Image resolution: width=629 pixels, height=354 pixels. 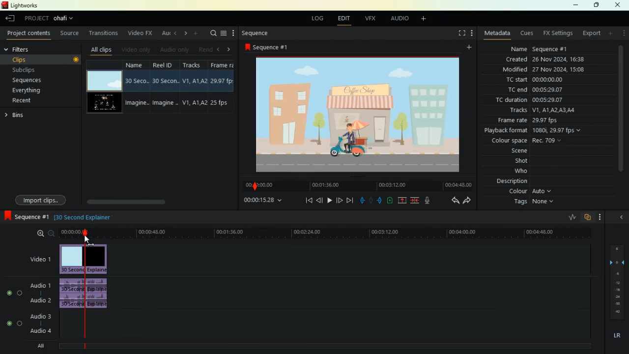 What do you see at coordinates (341, 18) in the screenshot?
I see `edit` at bounding box center [341, 18].